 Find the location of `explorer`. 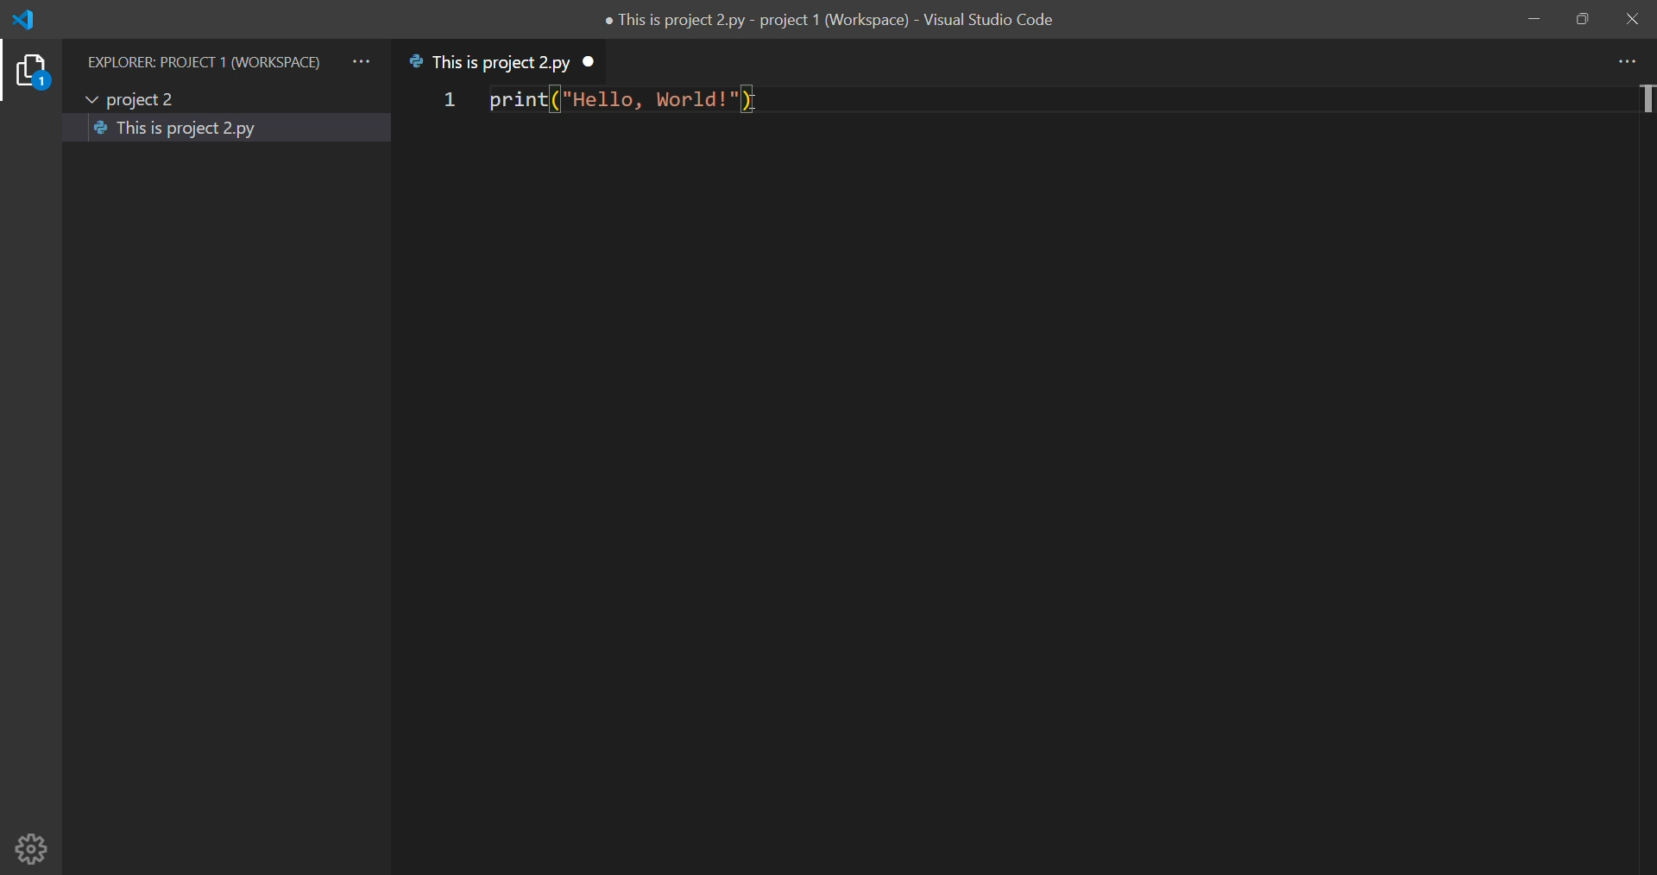

explorer is located at coordinates (31, 72).